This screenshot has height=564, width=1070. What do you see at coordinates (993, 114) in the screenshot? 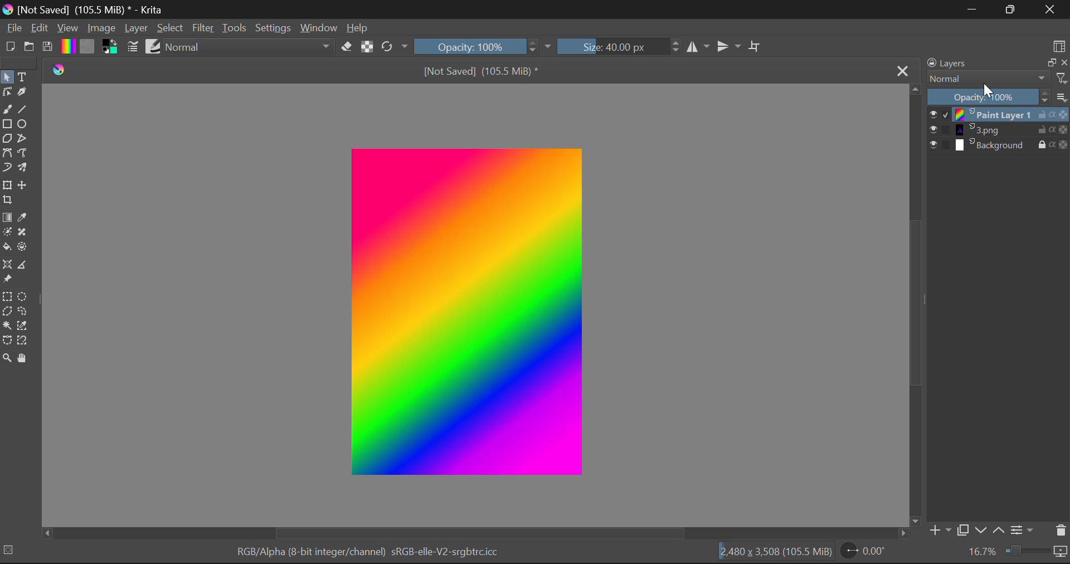
I see `print layer 1` at bounding box center [993, 114].